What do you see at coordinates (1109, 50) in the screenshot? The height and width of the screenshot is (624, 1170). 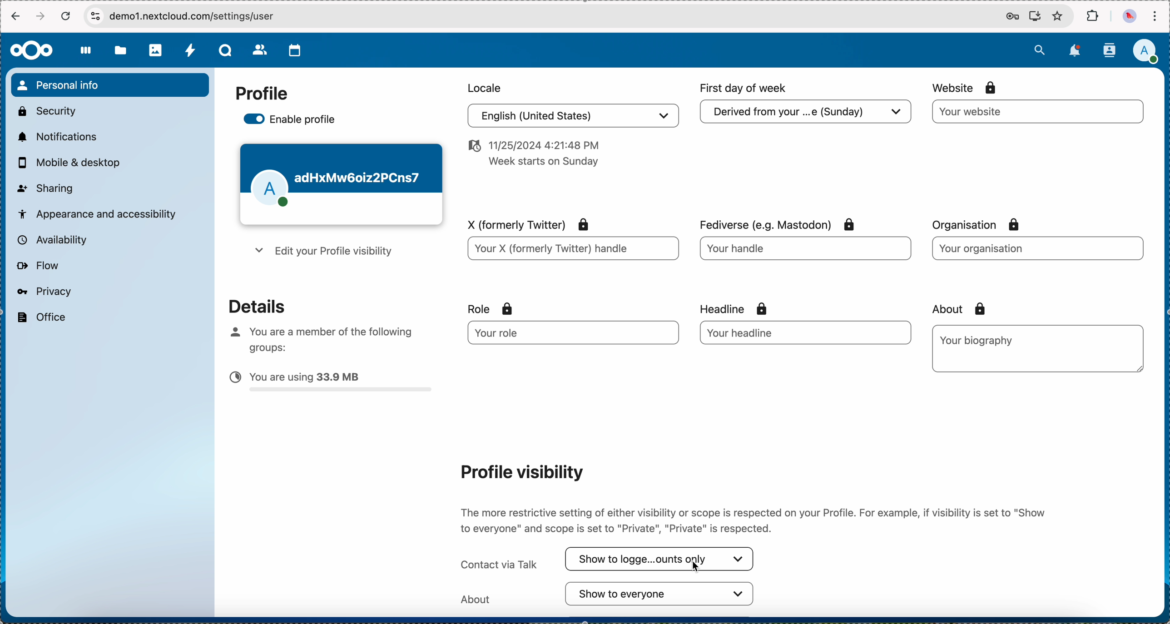 I see `contacts` at bounding box center [1109, 50].